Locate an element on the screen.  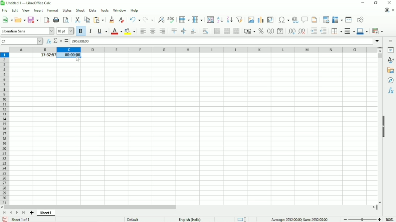
Styles is located at coordinates (390, 60).